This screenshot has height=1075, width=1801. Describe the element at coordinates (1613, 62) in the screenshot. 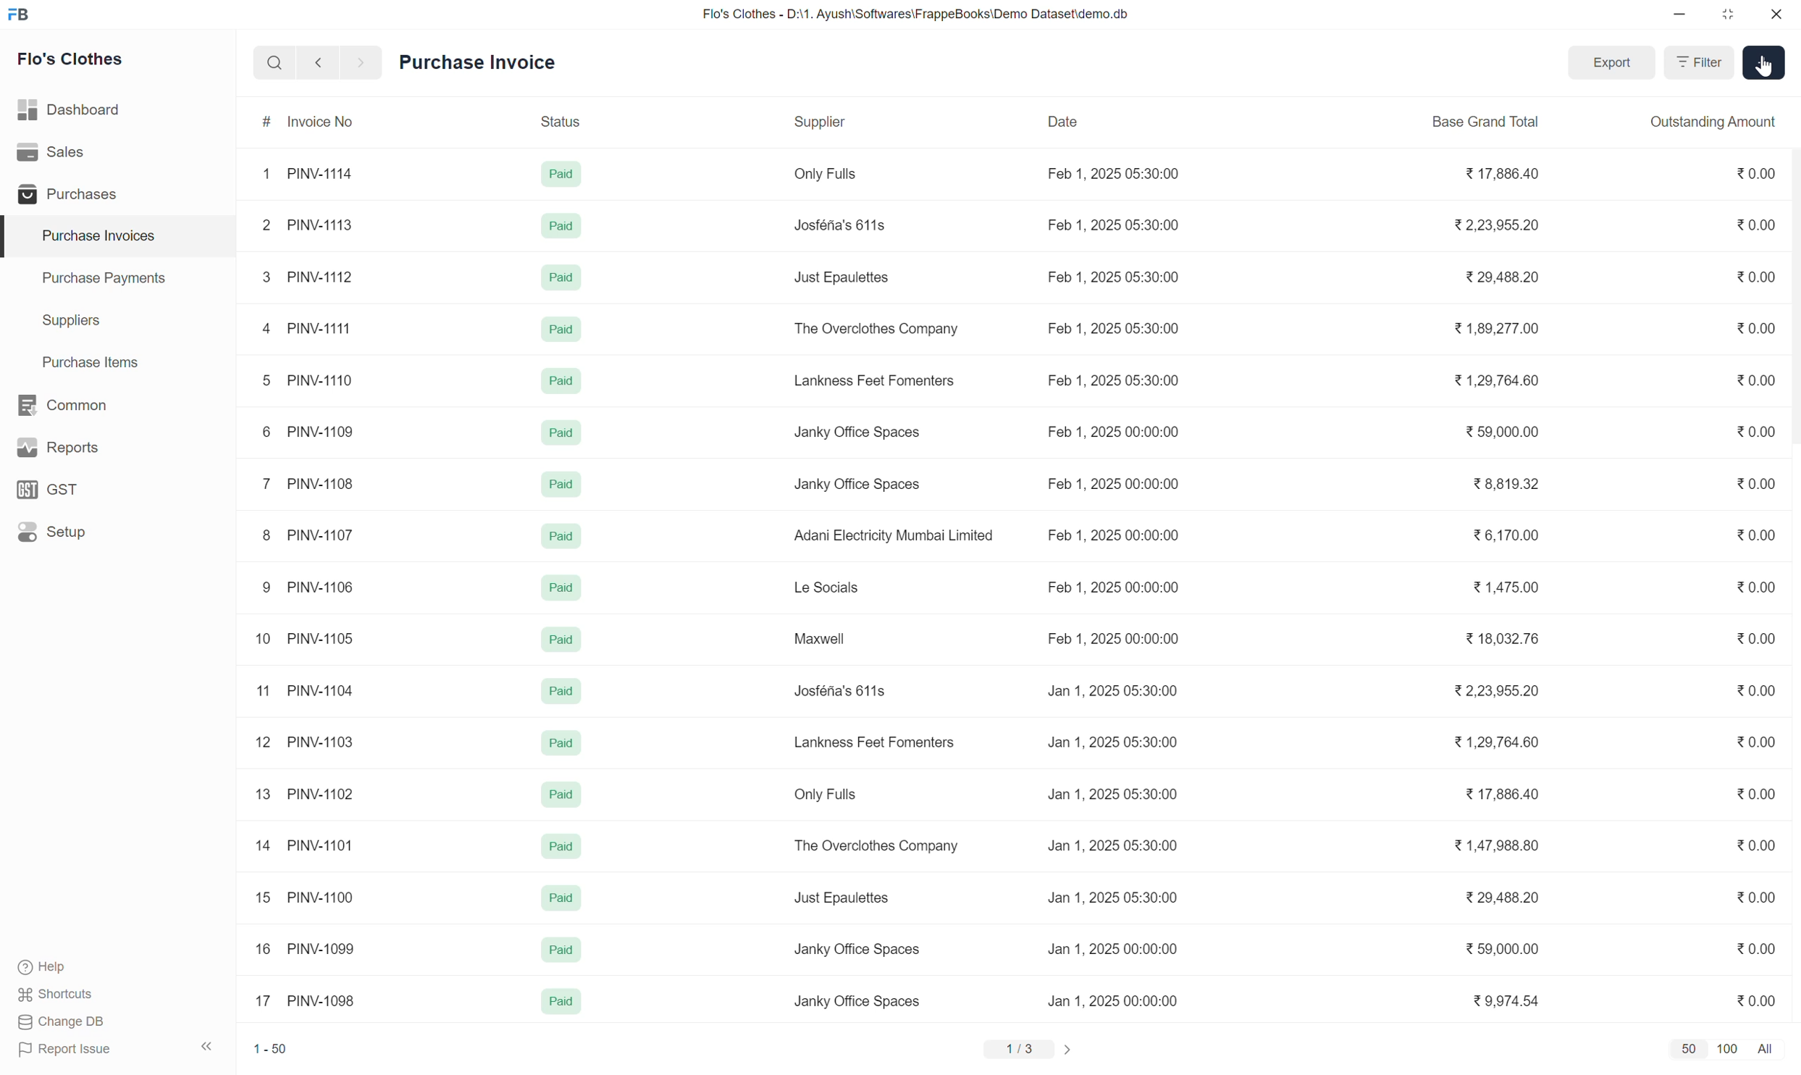

I see `Export` at that location.